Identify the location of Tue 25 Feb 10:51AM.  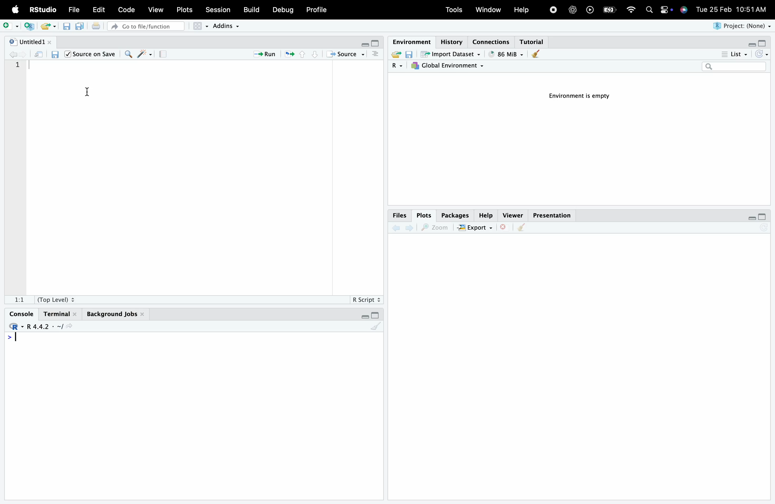
(734, 9).